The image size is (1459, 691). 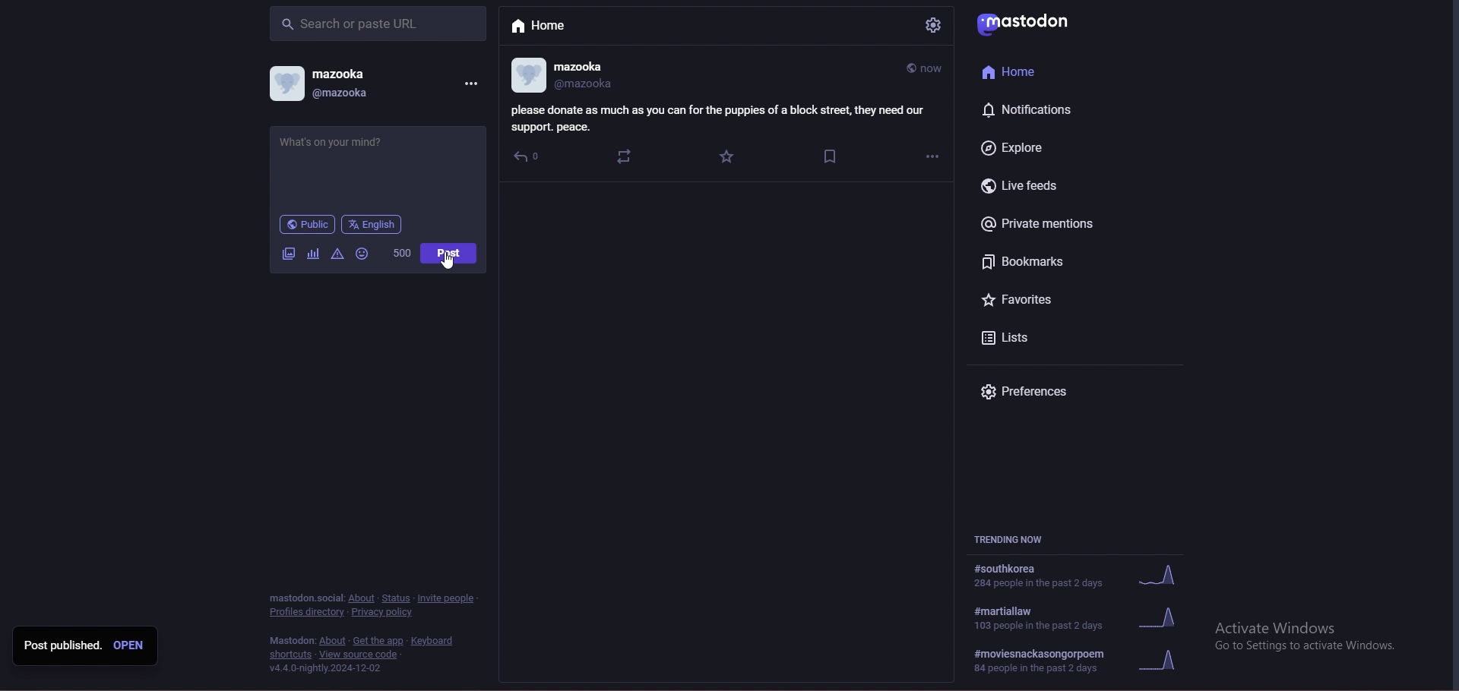 I want to click on post, so click(x=450, y=253).